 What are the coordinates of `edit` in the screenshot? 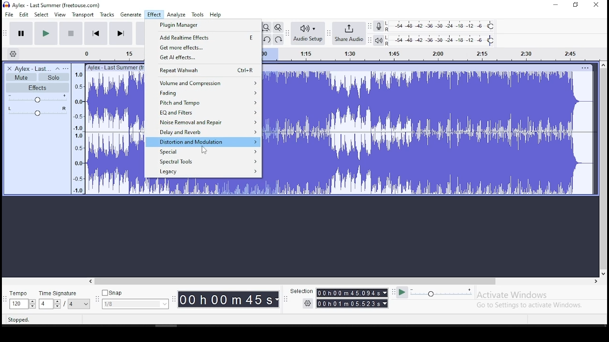 It's located at (24, 15).